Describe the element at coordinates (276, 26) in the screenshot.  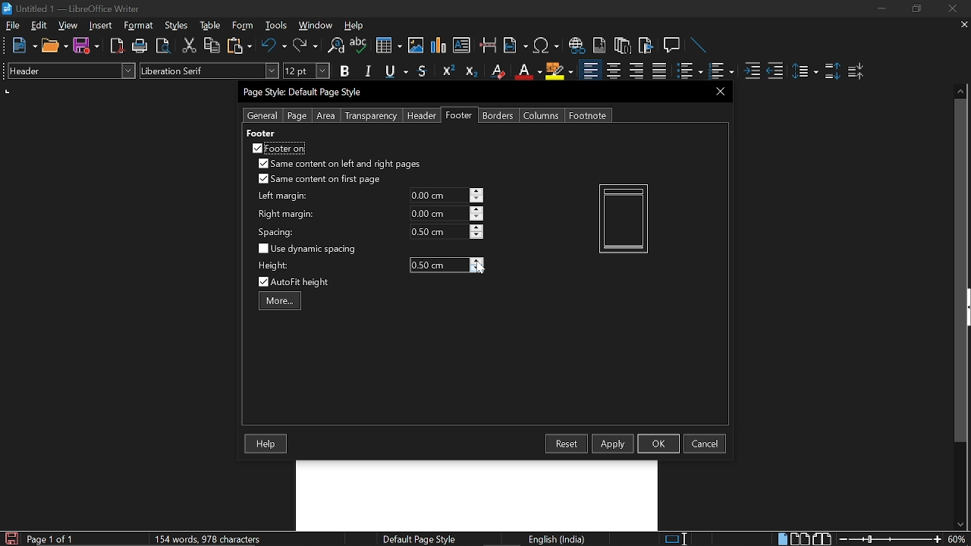
I see `Tools` at that location.